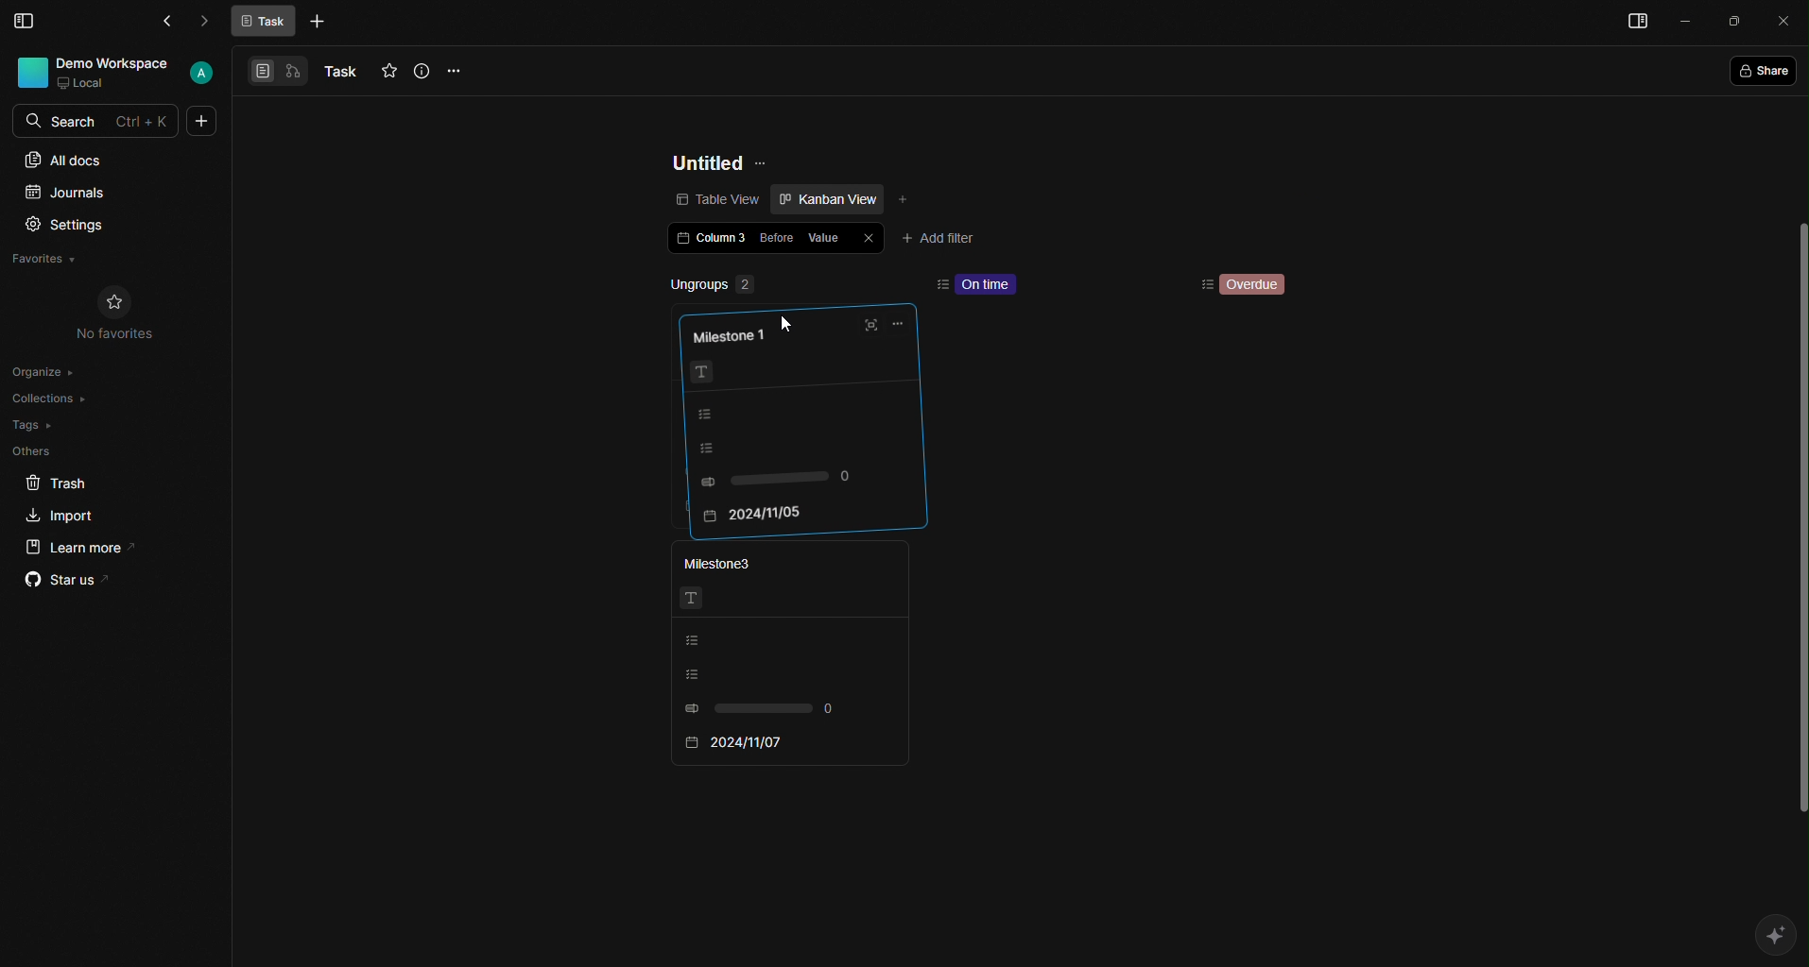 This screenshot has width=1809, height=967. Describe the element at coordinates (942, 284) in the screenshot. I see `sort` at that location.